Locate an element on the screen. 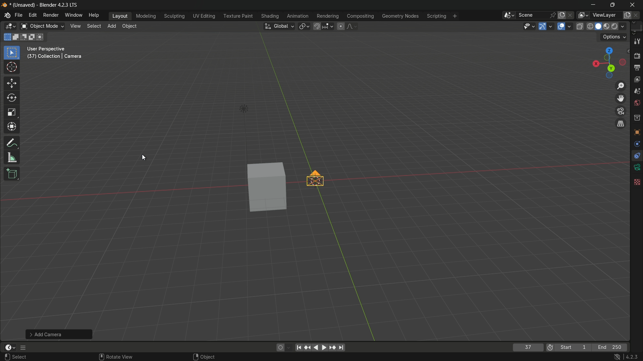 Image resolution: width=643 pixels, height=361 pixels. snap is located at coordinates (324, 26).